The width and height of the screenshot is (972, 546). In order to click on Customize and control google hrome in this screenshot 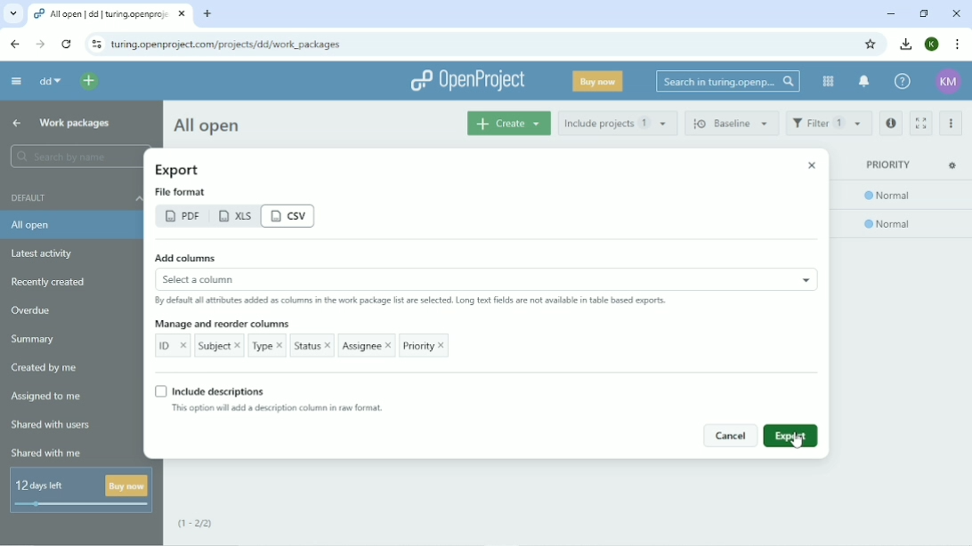, I will do `click(956, 44)`.